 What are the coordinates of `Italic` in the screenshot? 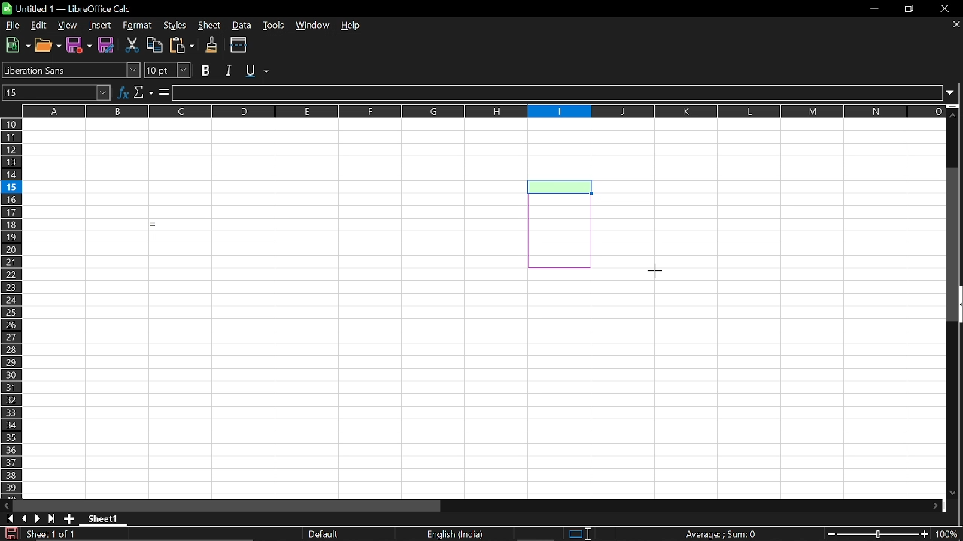 It's located at (229, 70).